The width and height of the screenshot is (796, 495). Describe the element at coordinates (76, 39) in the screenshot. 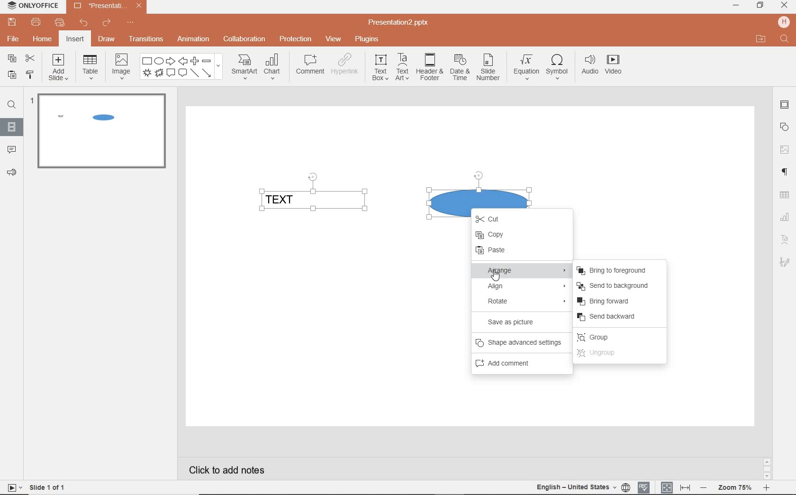

I see `insert` at that location.